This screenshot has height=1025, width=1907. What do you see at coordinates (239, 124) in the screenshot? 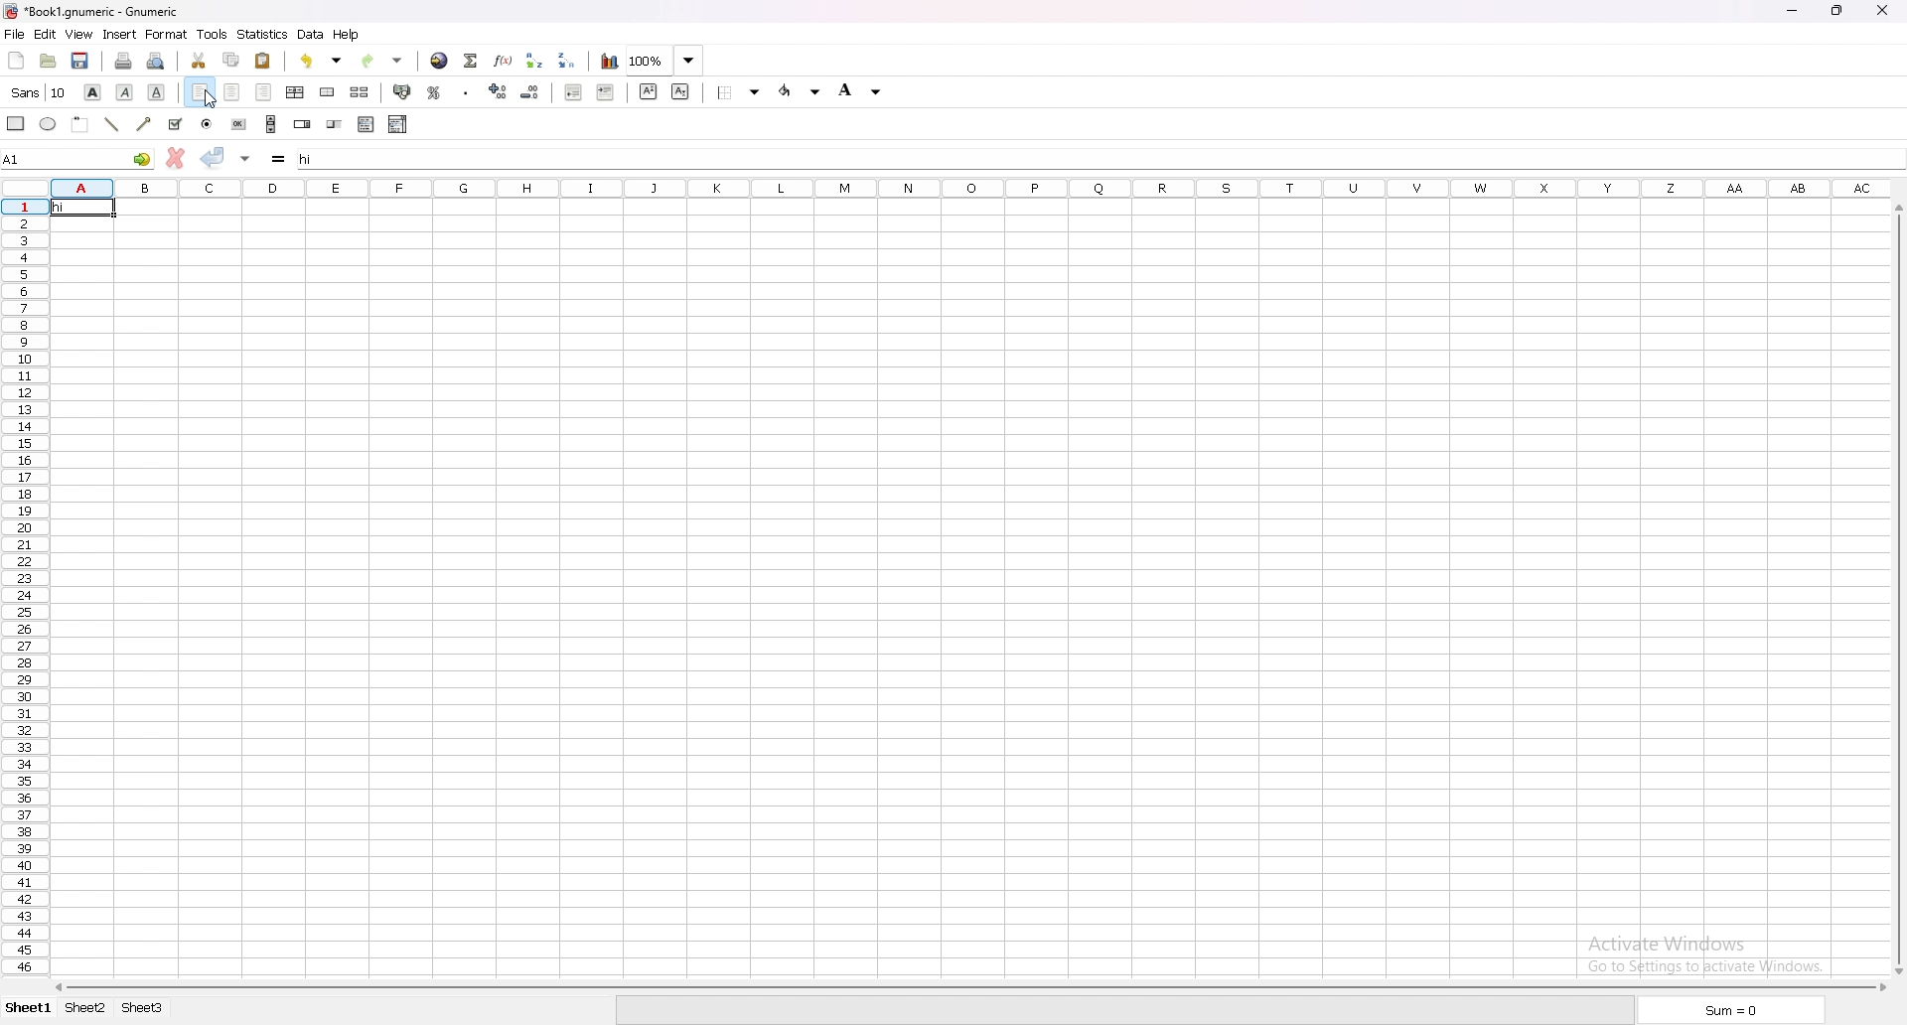
I see `button` at bounding box center [239, 124].